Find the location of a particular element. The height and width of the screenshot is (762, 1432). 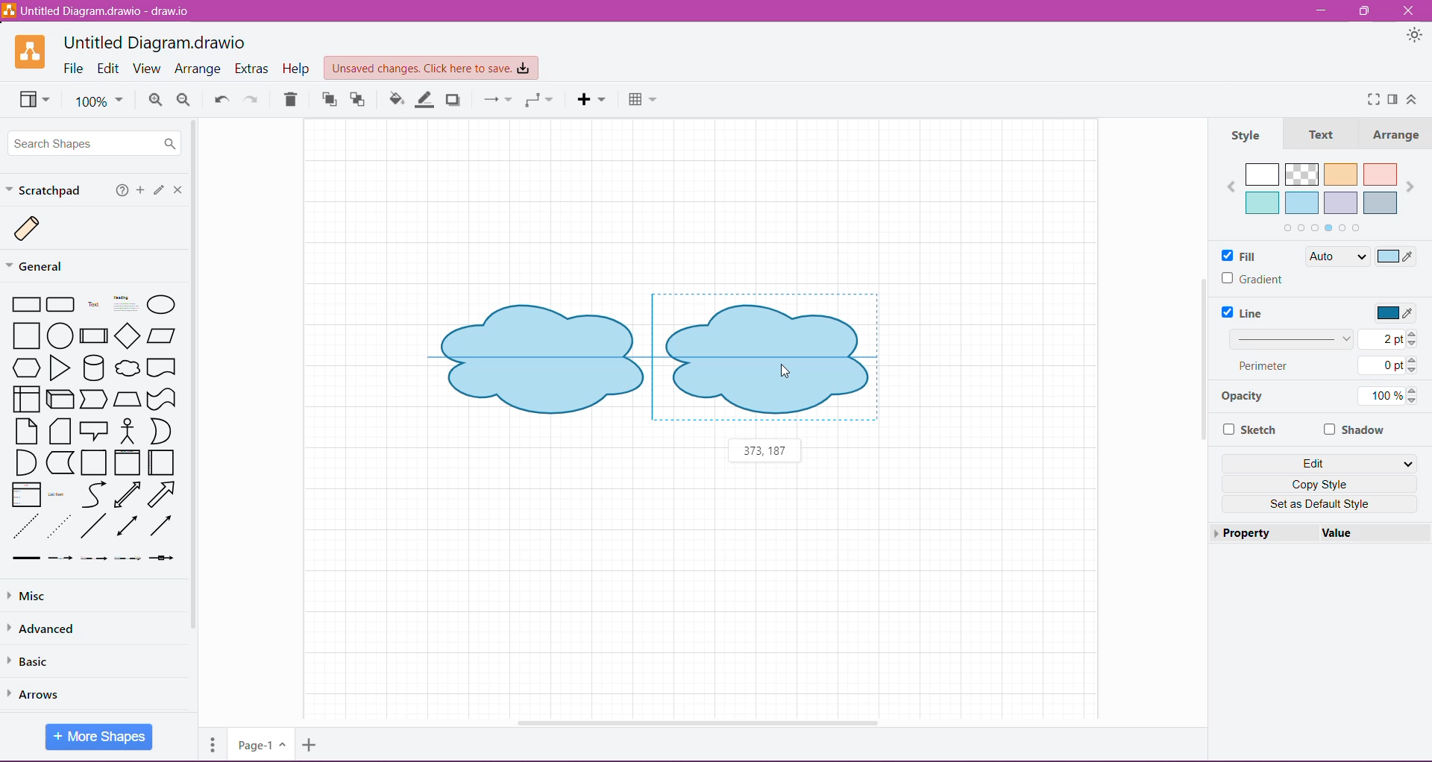

To Front is located at coordinates (328, 101).